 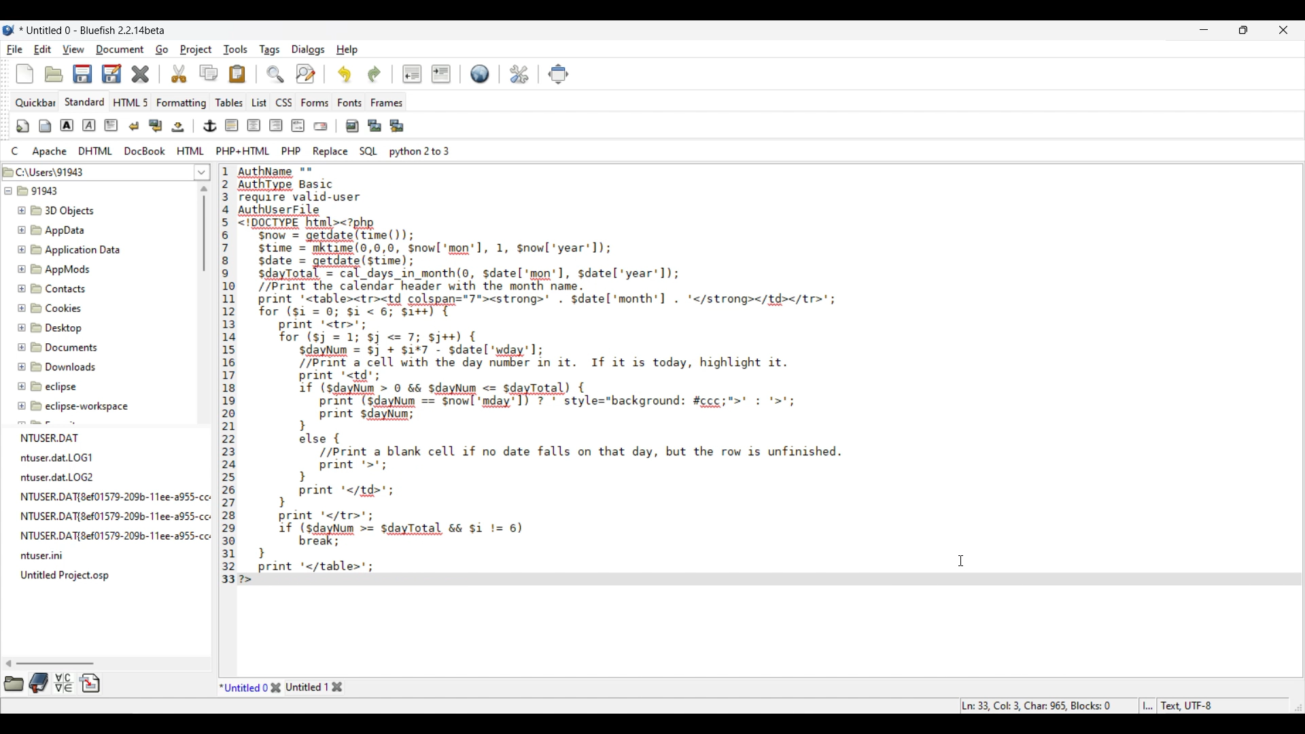 What do you see at coordinates (24, 73) in the screenshot?
I see `New` at bounding box center [24, 73].